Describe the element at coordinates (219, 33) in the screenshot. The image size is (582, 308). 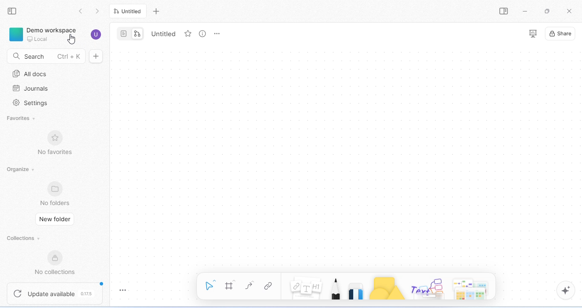
I see `rename and more` at that location.